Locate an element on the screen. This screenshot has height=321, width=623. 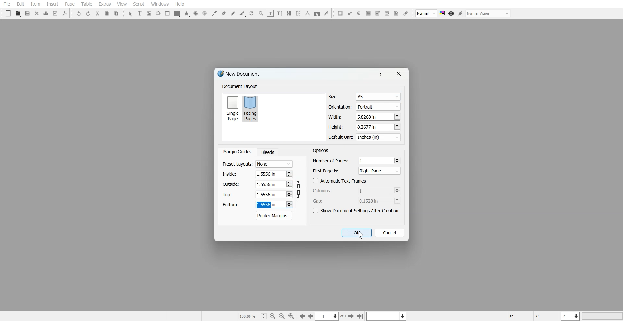
PDF Text Field is located at coordinates (368, 13).